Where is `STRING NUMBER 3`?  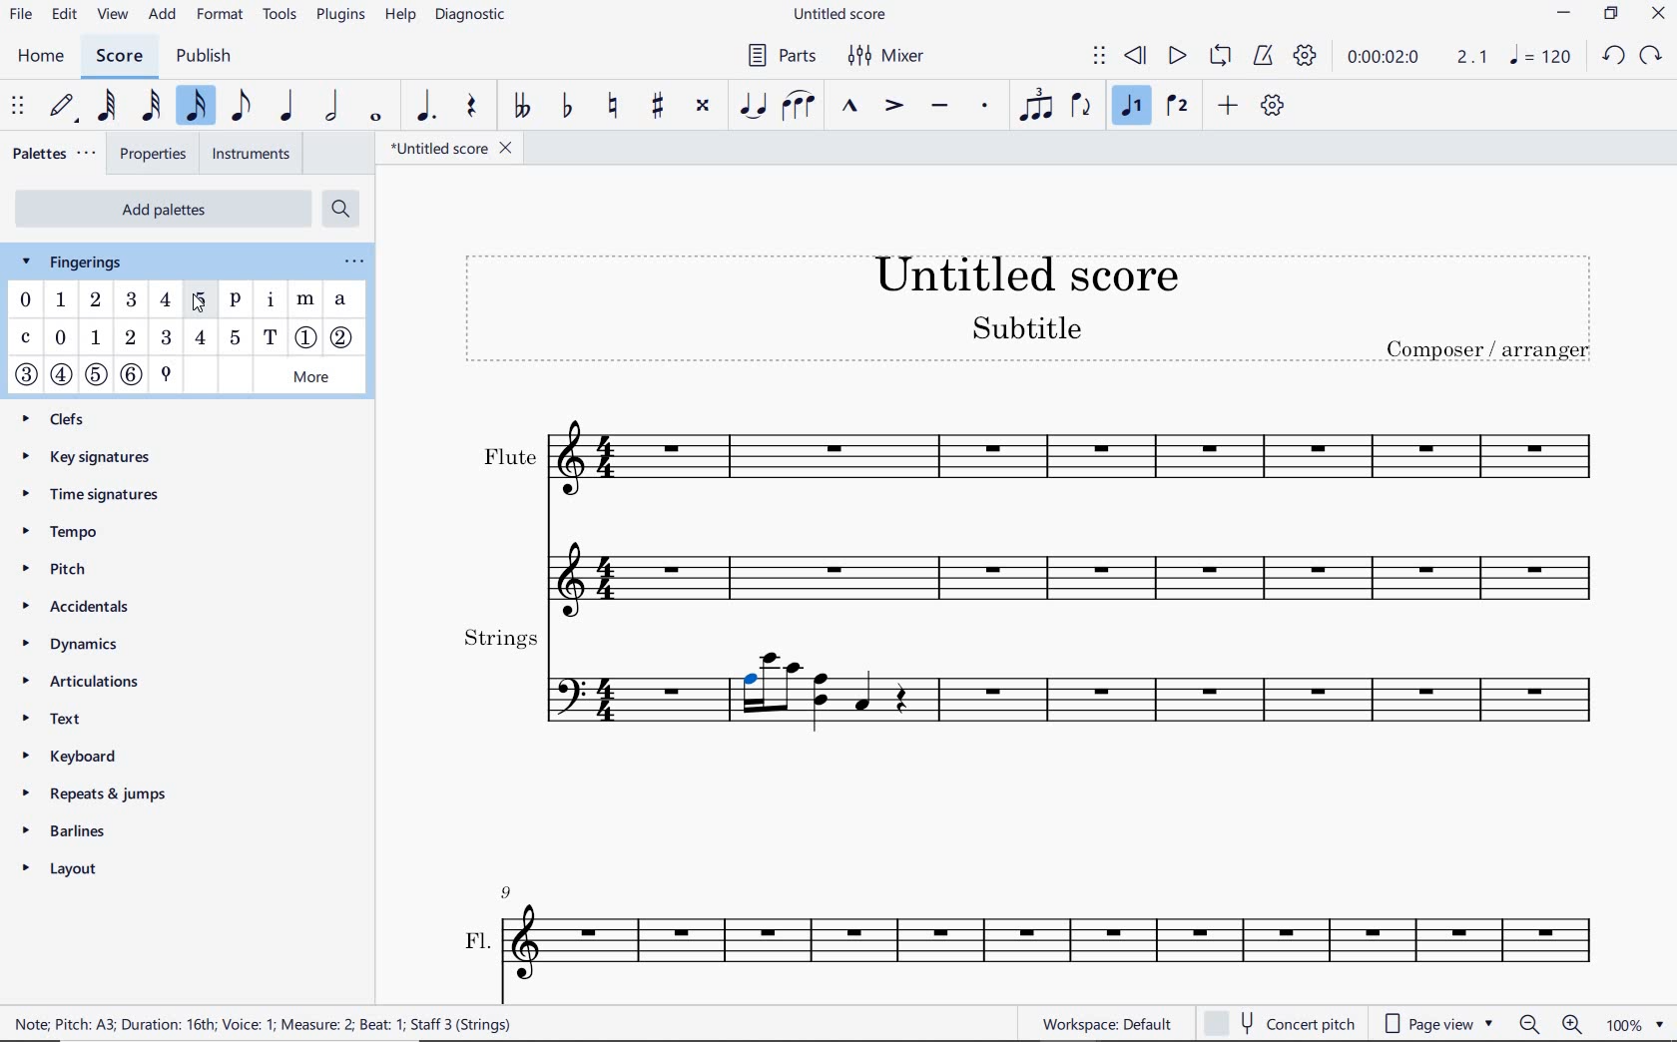 STRING NUMBER 3 is located at coordinates (28, 375).